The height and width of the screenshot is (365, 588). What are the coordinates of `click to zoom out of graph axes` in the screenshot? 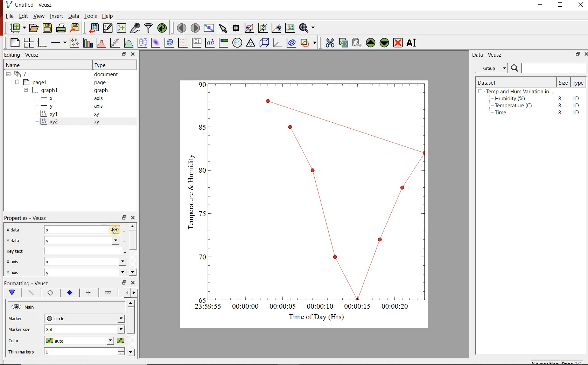 It's located at (263, 29).